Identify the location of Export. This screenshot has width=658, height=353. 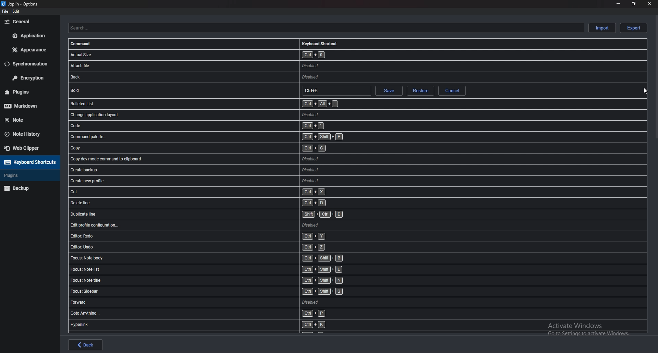
(634, 28).